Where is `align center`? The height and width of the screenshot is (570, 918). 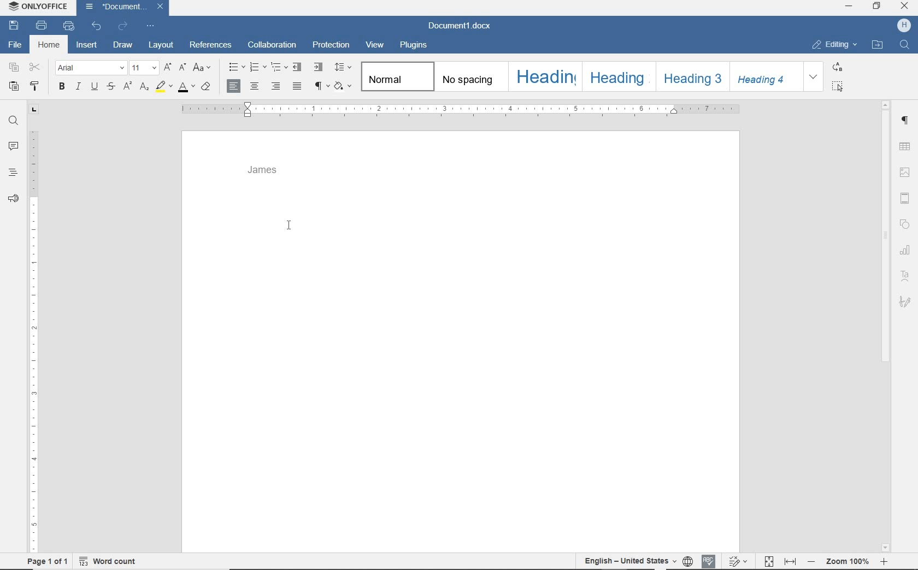 align center is located at coordinates (254, 87).